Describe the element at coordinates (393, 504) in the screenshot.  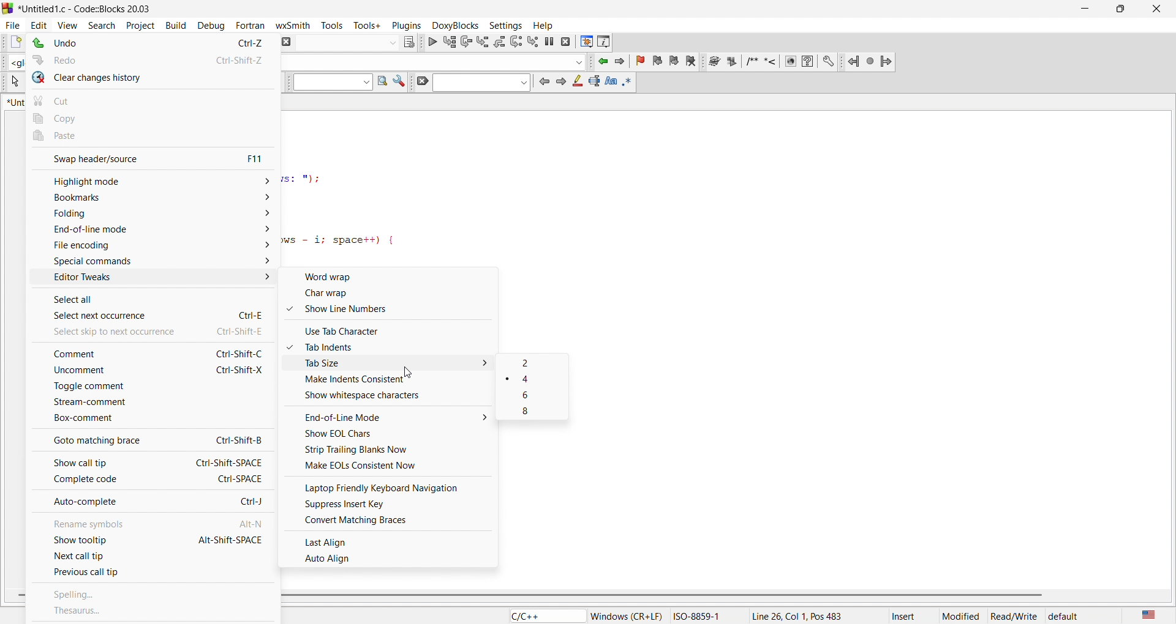
I see `supress insert key` at that location.